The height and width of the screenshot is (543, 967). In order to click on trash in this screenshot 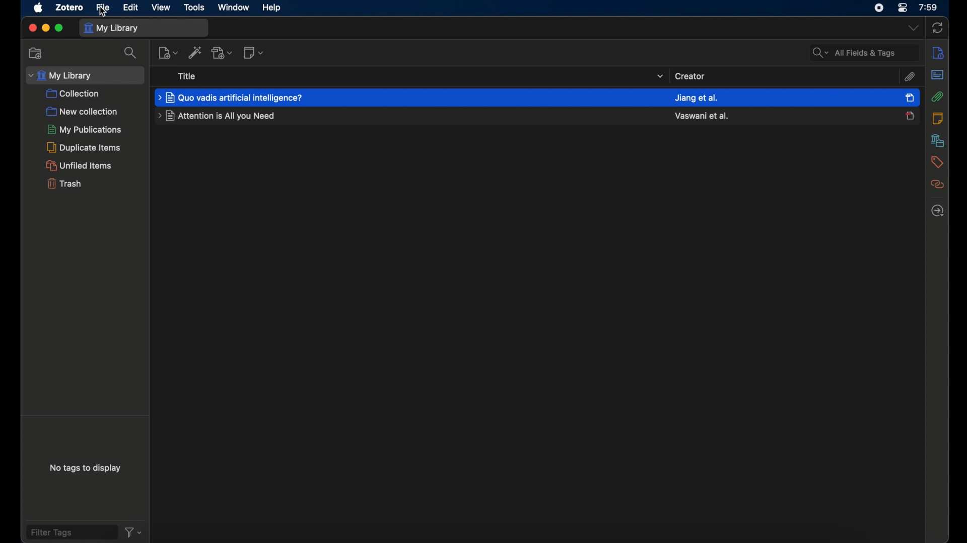, I will do `click(63, 183)`.